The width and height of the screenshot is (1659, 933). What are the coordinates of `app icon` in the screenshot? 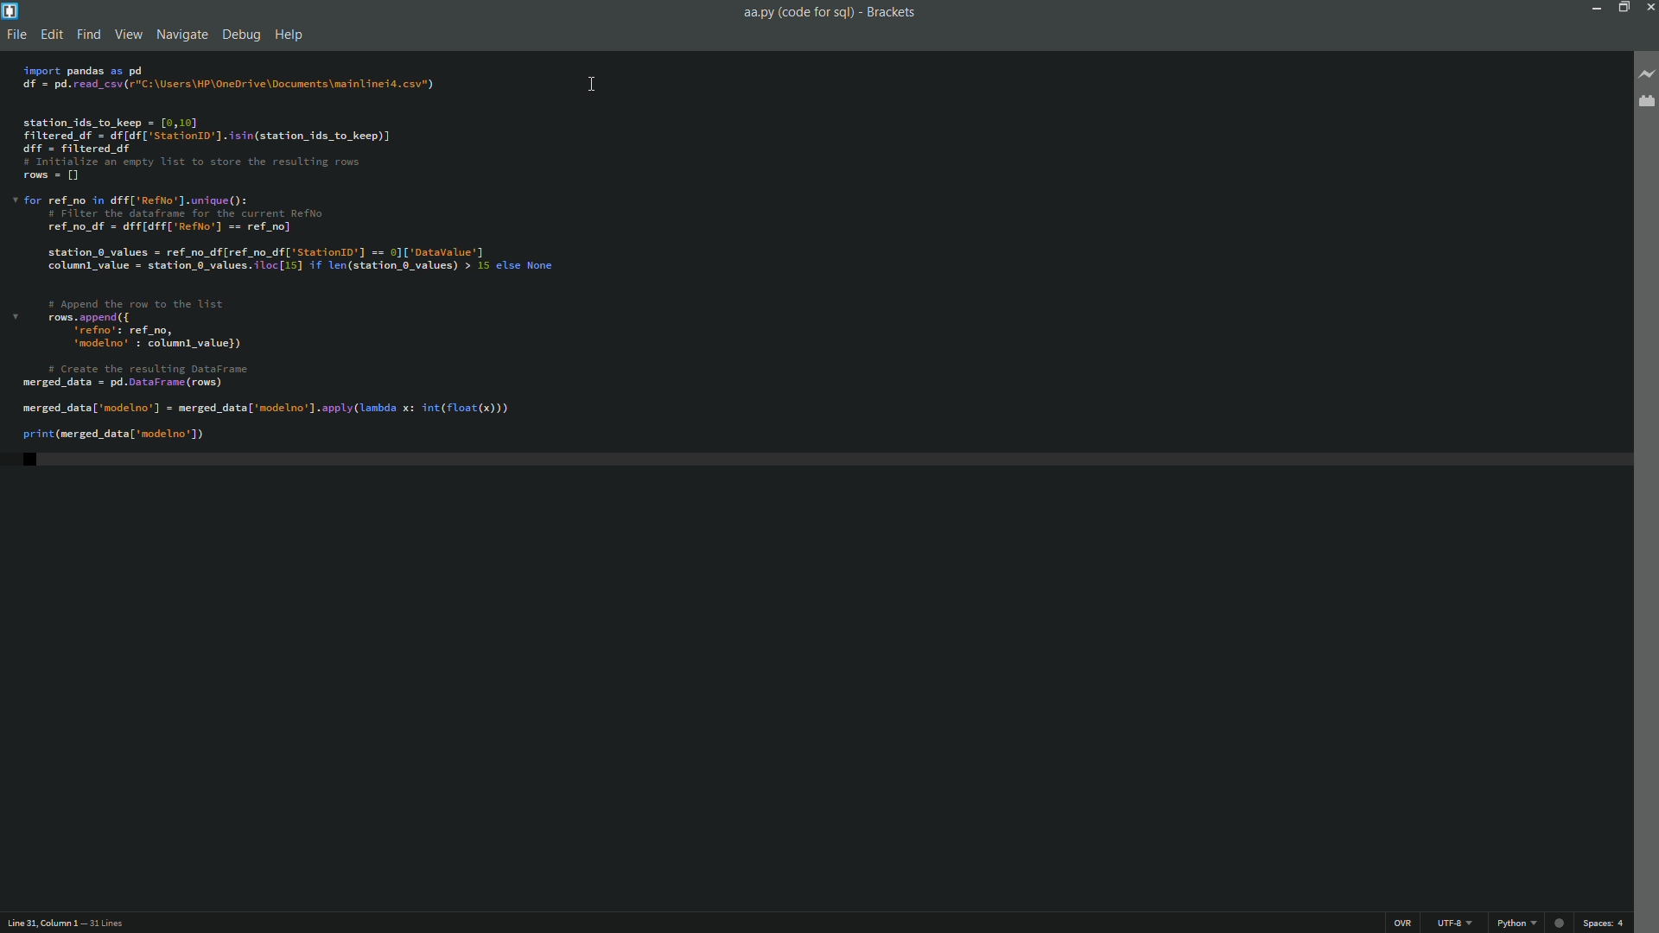 It's located at (11, 12).